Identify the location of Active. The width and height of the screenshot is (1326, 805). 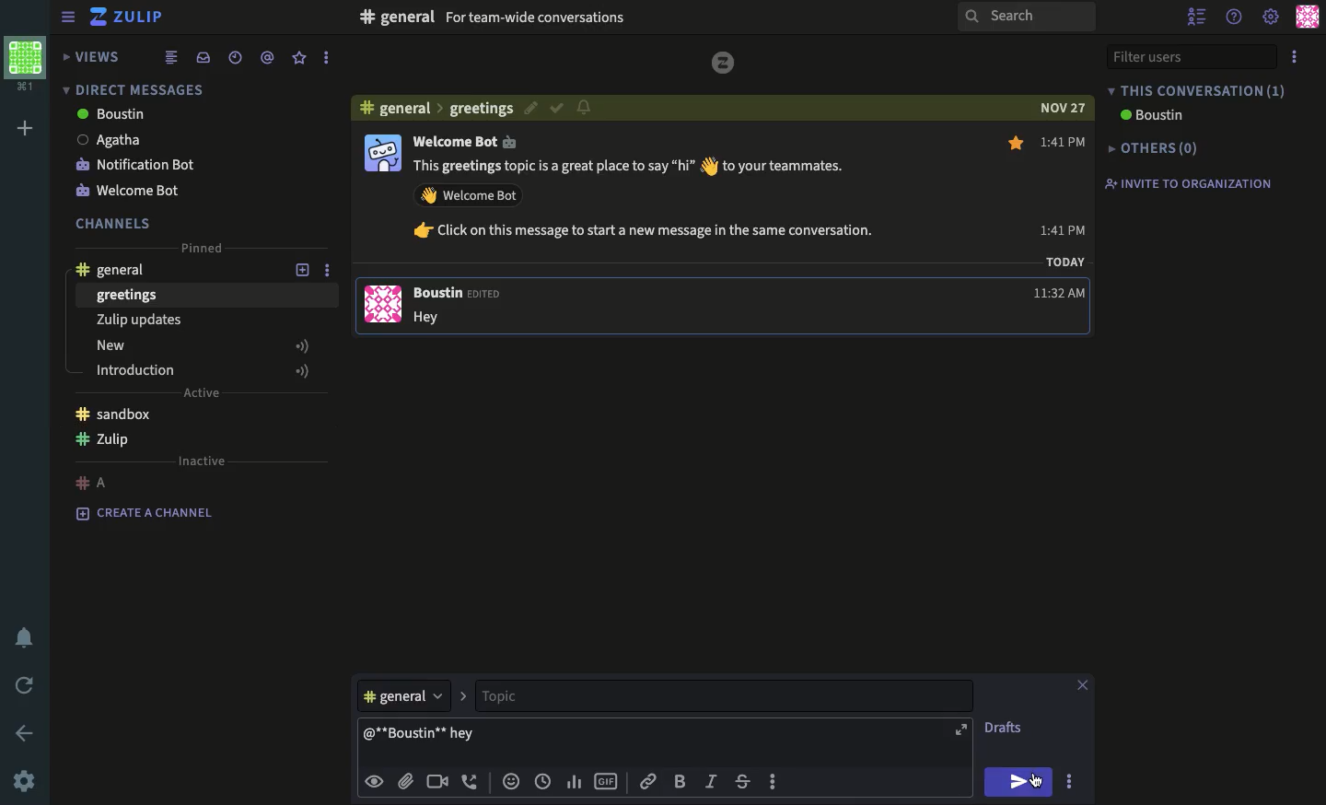
(208, 391).